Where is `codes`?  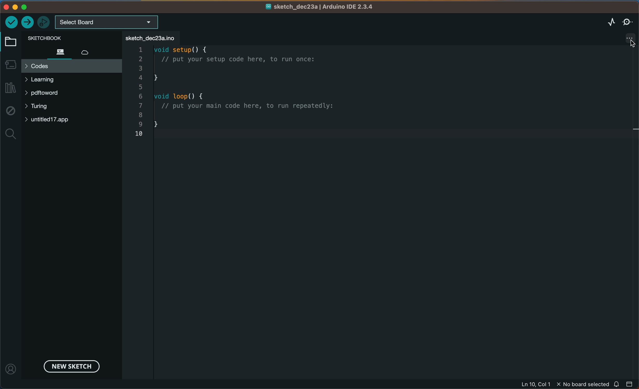
codes is located at coordinates (71, 66).